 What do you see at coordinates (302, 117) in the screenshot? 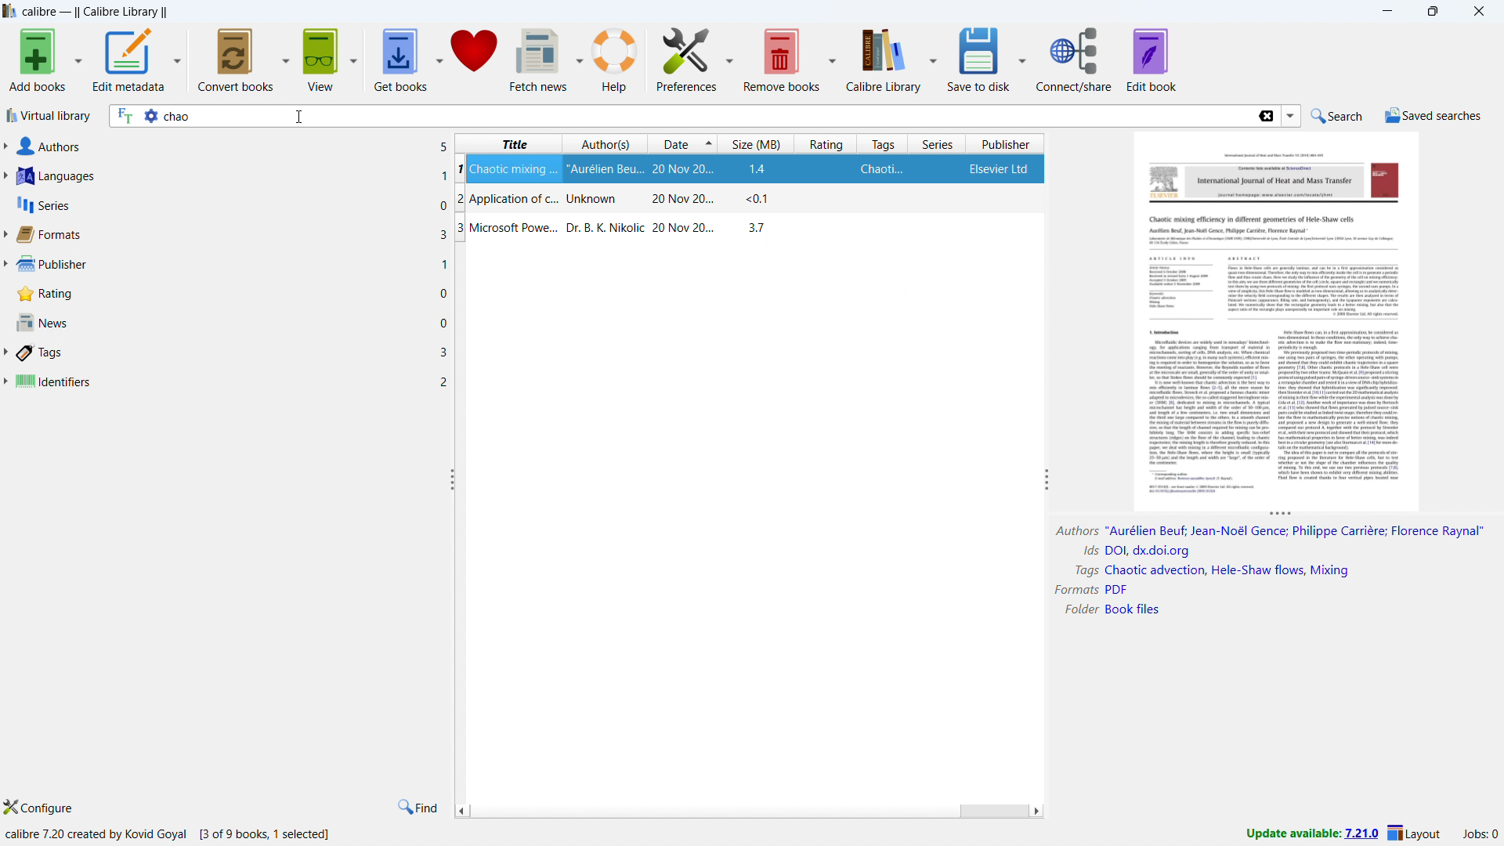
I see `cursor` at bounding box center [302, 117].